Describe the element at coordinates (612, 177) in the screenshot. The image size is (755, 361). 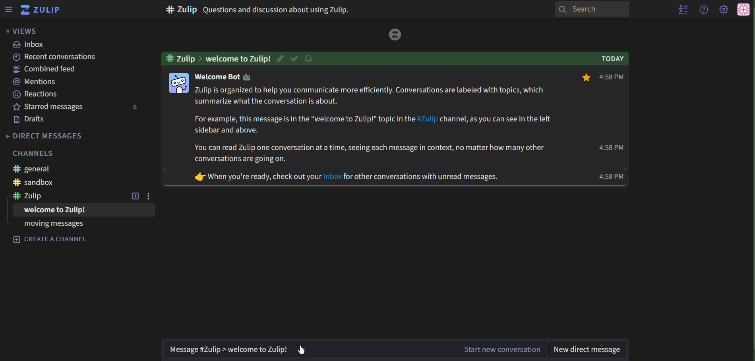
I see `Time` at that location.